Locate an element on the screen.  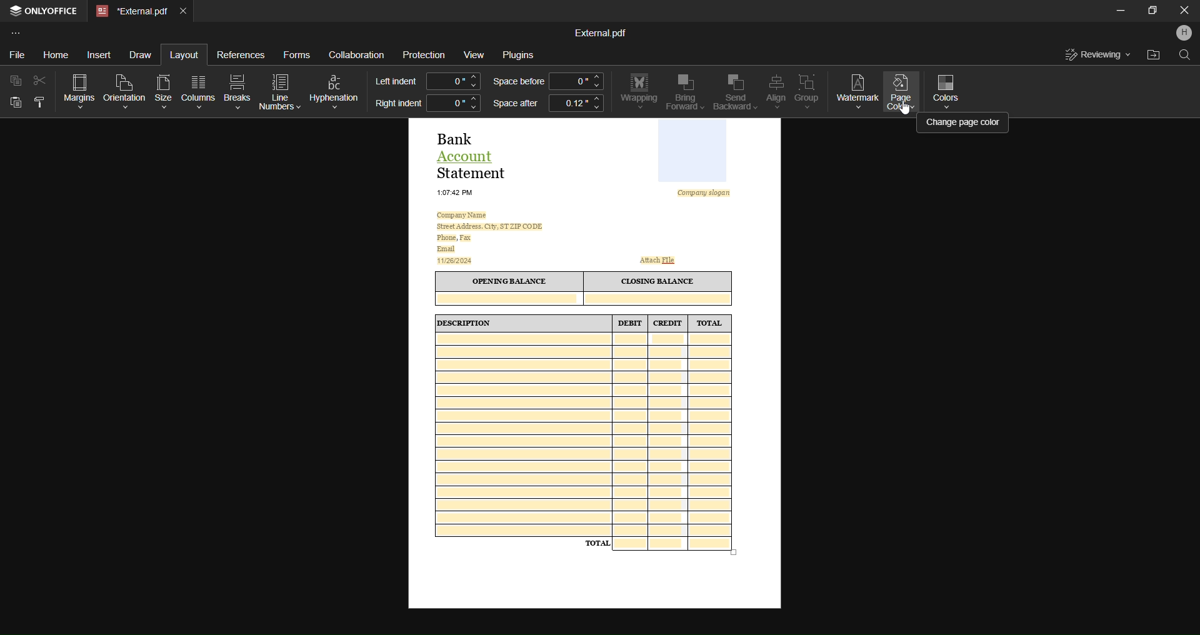
Wrapping is located at coordinates (638, 92).